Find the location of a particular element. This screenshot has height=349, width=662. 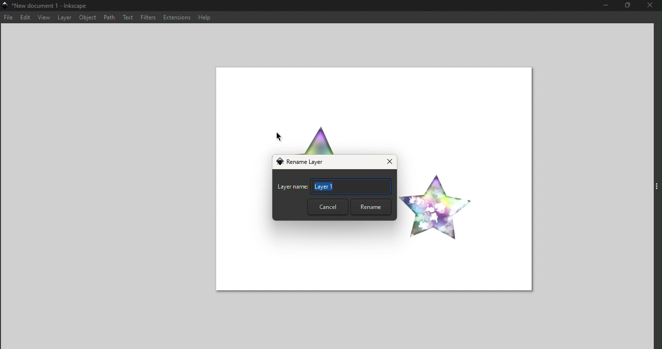

New document 1 - Inkscape is located at coordinates (47, 6).